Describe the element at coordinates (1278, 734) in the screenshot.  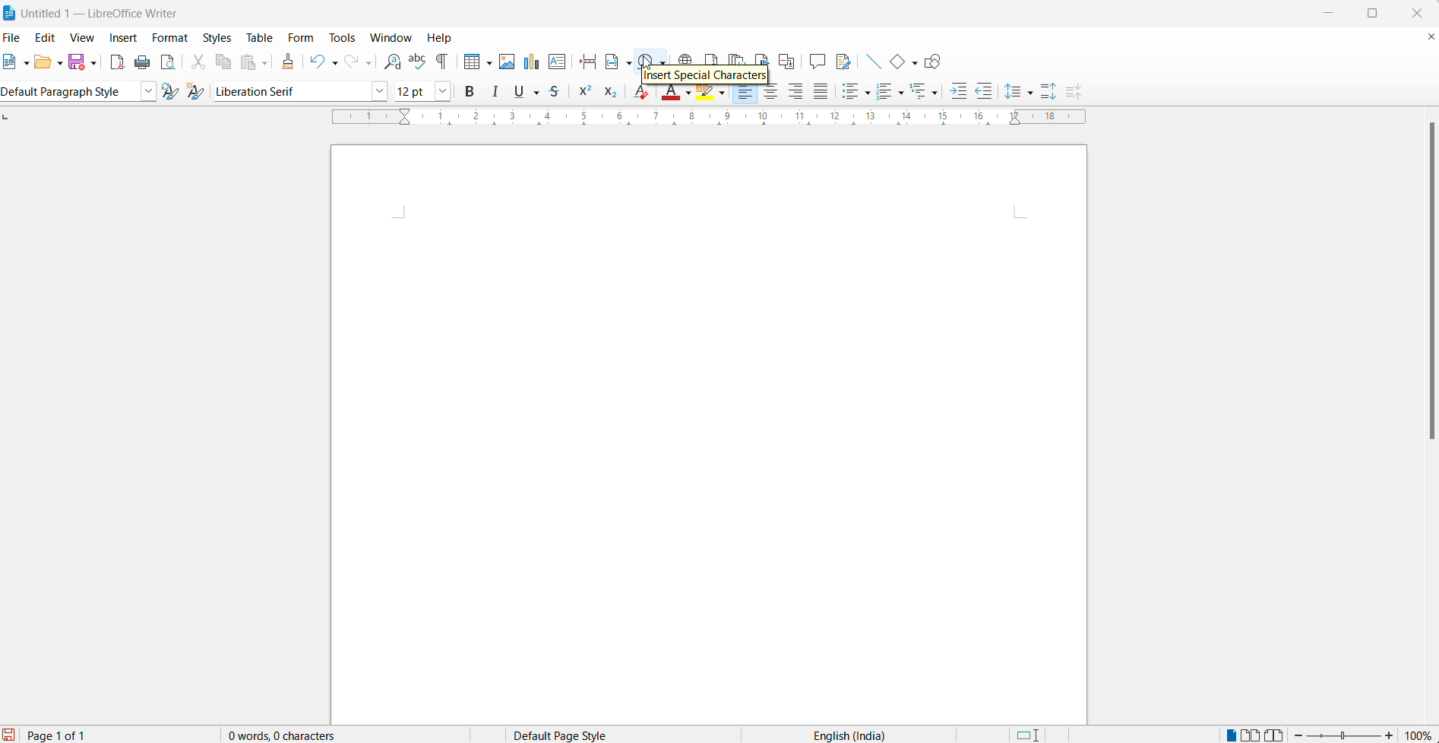
I see `book view` at that location.